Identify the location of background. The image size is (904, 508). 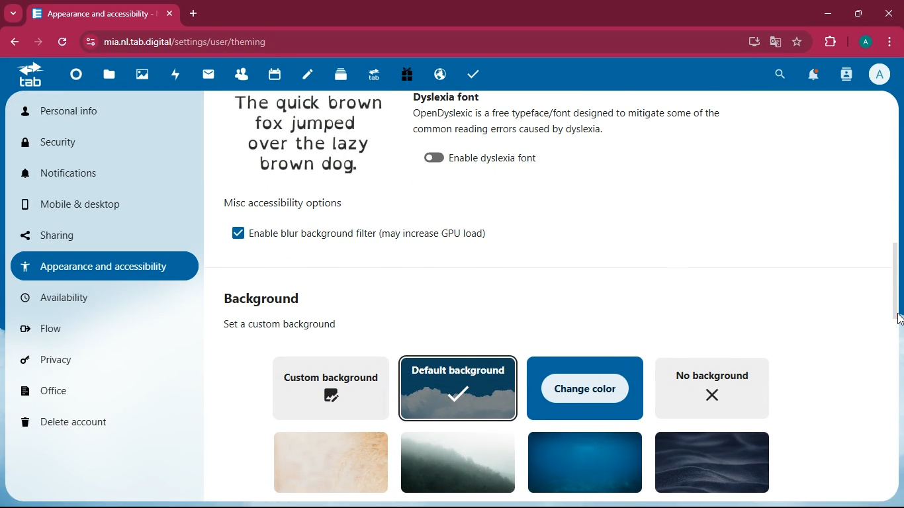
(585, 461).